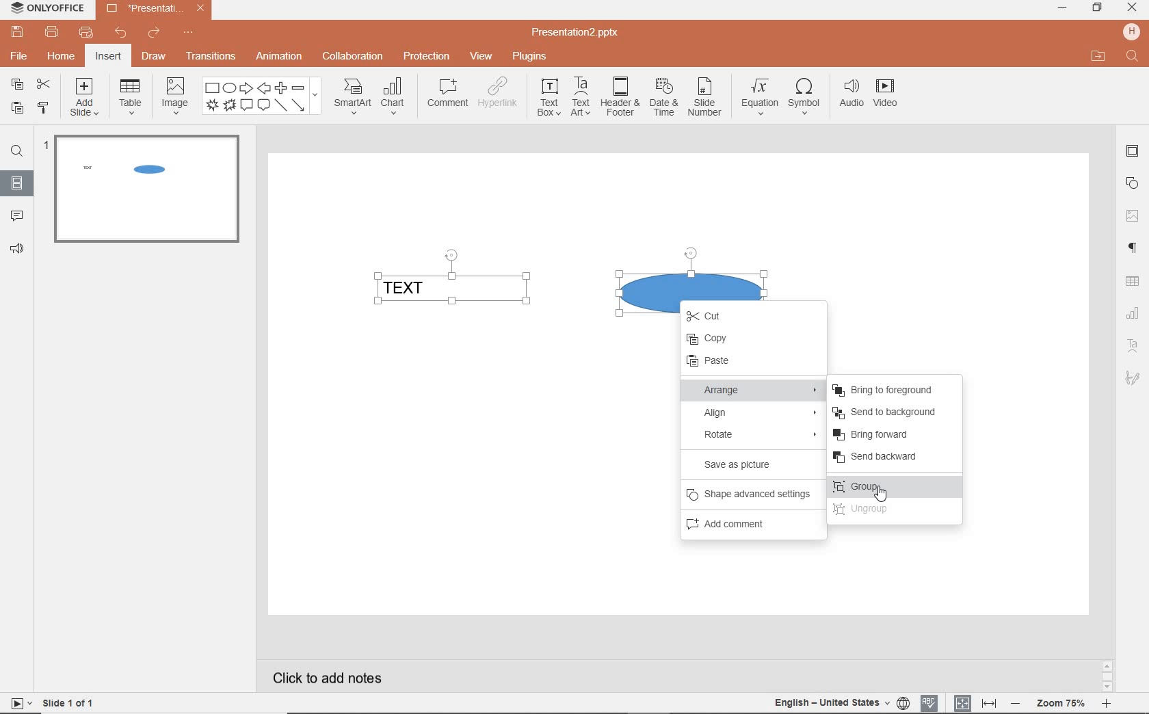 The width and height of the screenshot is (1149, 714). I want to click on view, so click(479, 57).